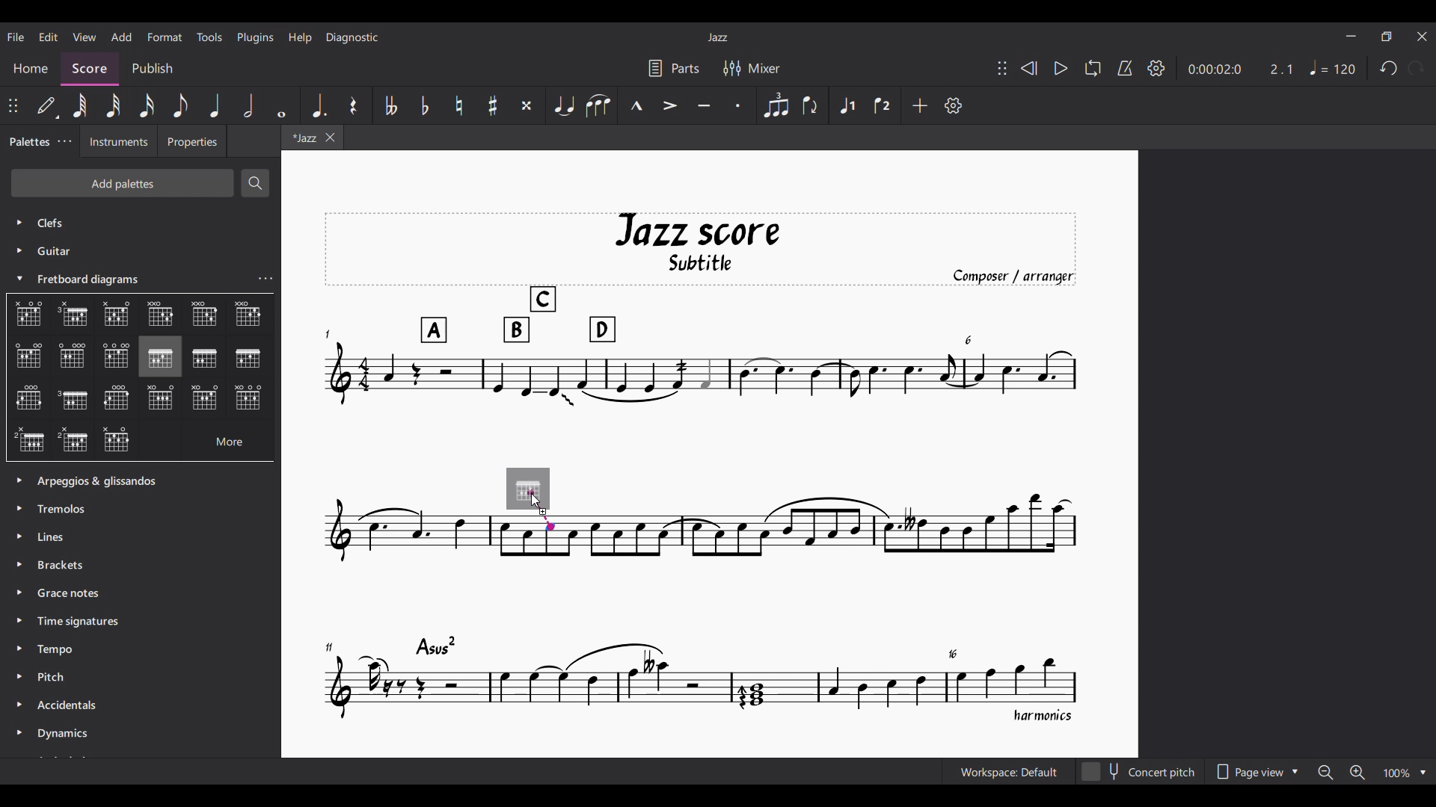 The height and width of the screenshot is (807, 1436). Describe the element at coordinates (72, 707) in the screenshot. I see `Accidentals` at that location.